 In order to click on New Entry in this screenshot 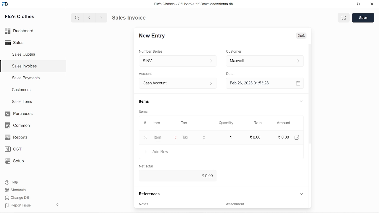, I will do `click(154, 36)`.